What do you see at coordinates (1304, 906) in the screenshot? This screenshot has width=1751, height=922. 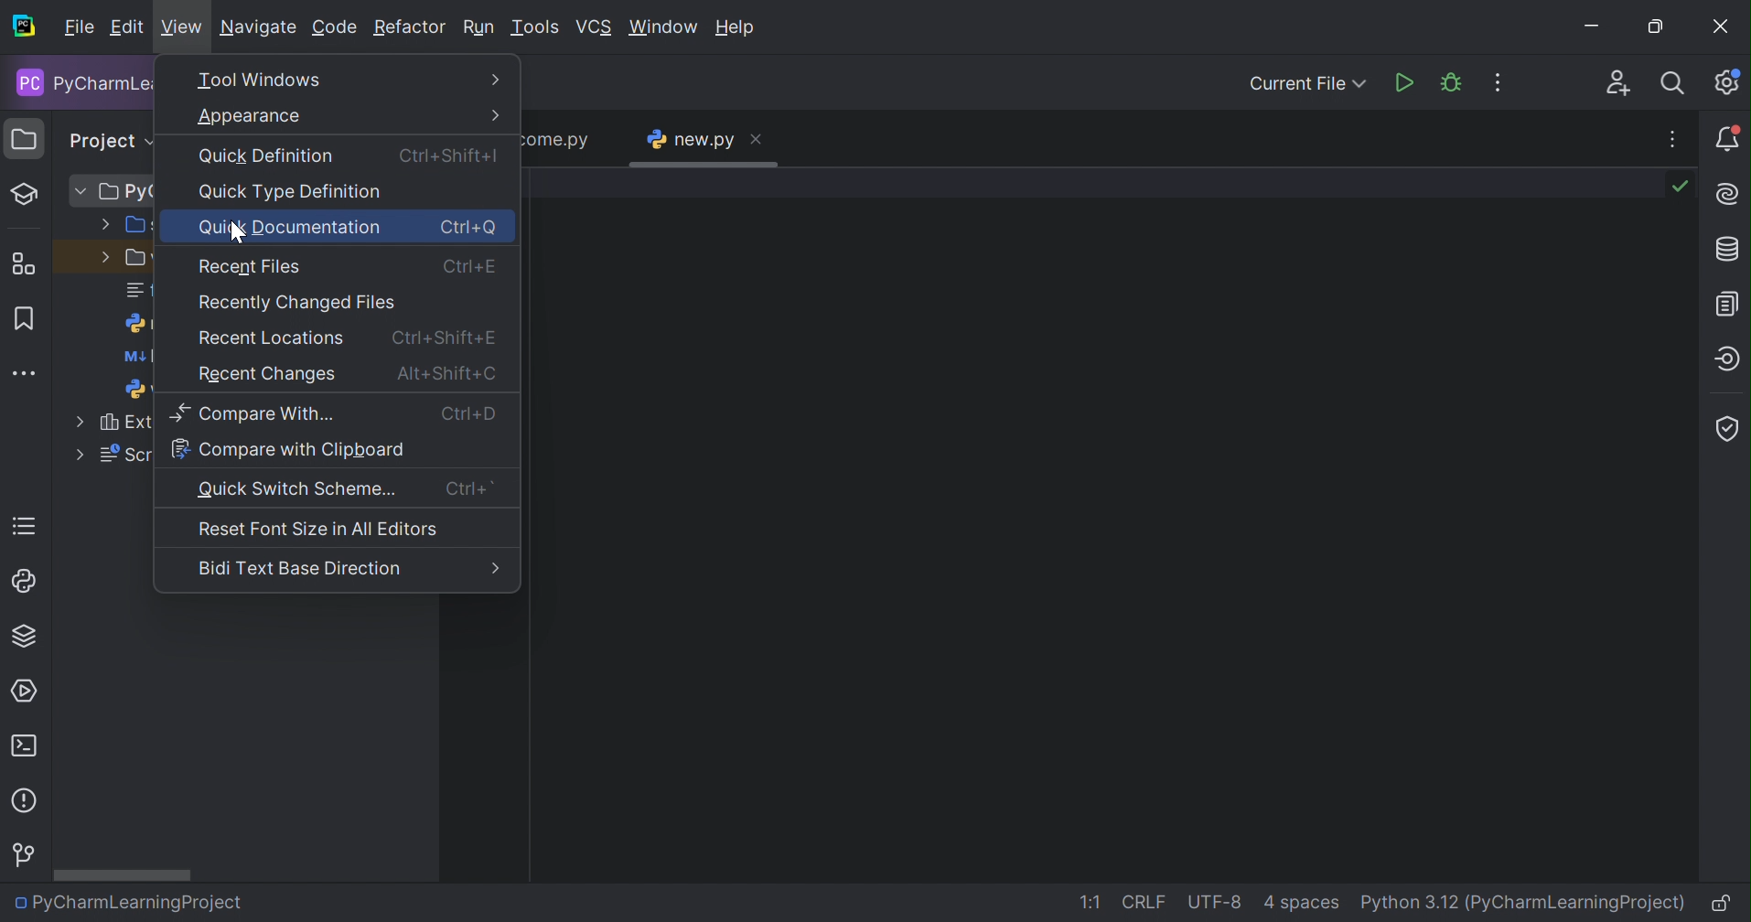 I see `4 spaces` at bounding box center [1304, 906].